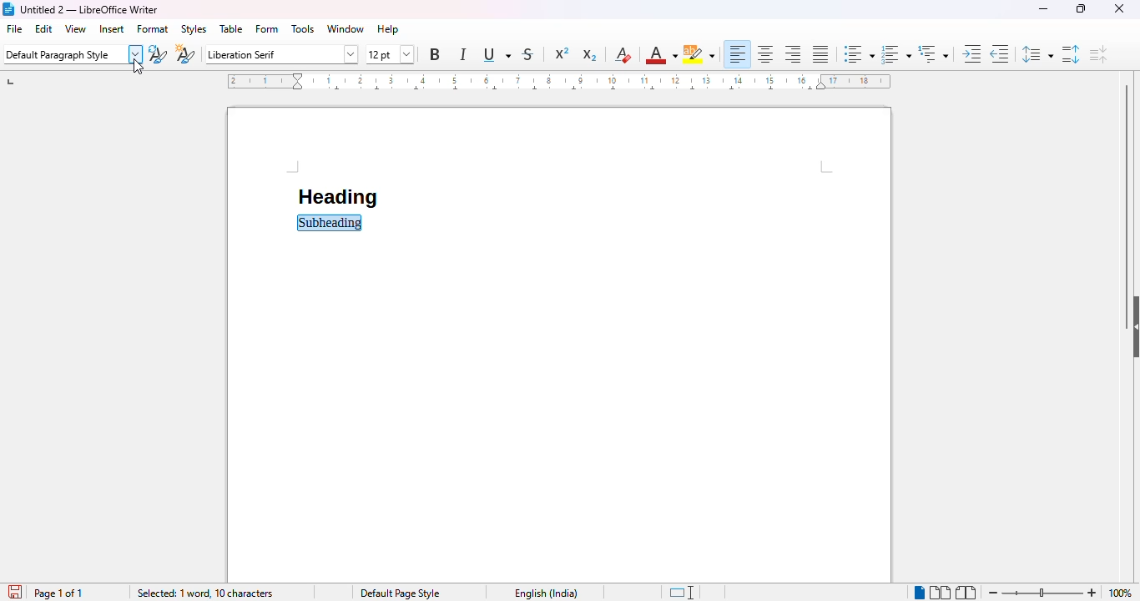 The image size is (1140, 601). What do you see at coordinates (993, 592) in the screenshot?
I see `zoom out` at bounding box center [993, 592].